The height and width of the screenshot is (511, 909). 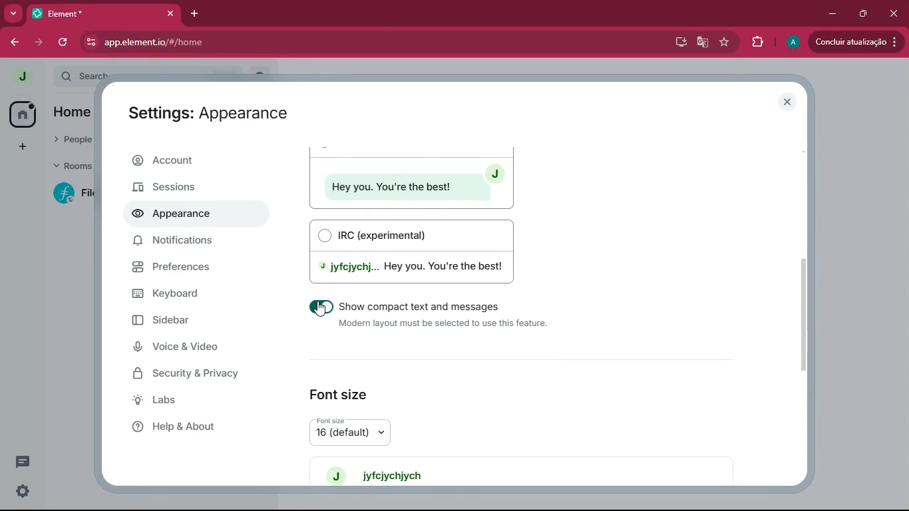 I want to click on notifications, so click(x=190, y=244).